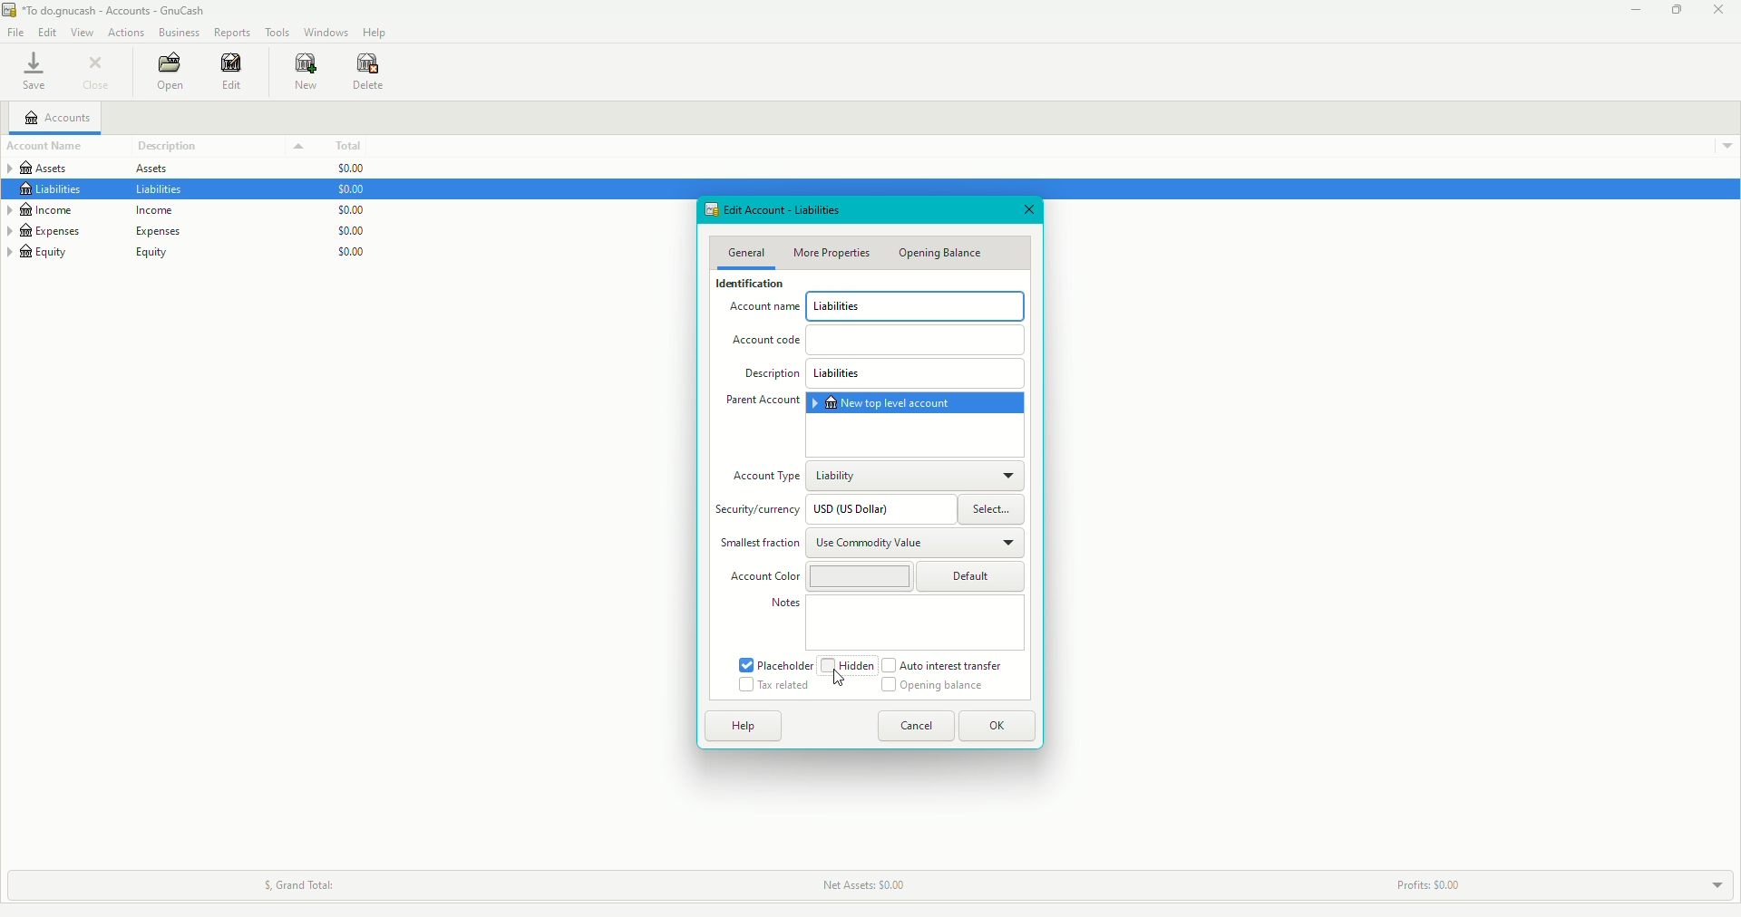  Describe the element at coordinates (776, 665) in the screenshot. I see `Placeholder` at that location.